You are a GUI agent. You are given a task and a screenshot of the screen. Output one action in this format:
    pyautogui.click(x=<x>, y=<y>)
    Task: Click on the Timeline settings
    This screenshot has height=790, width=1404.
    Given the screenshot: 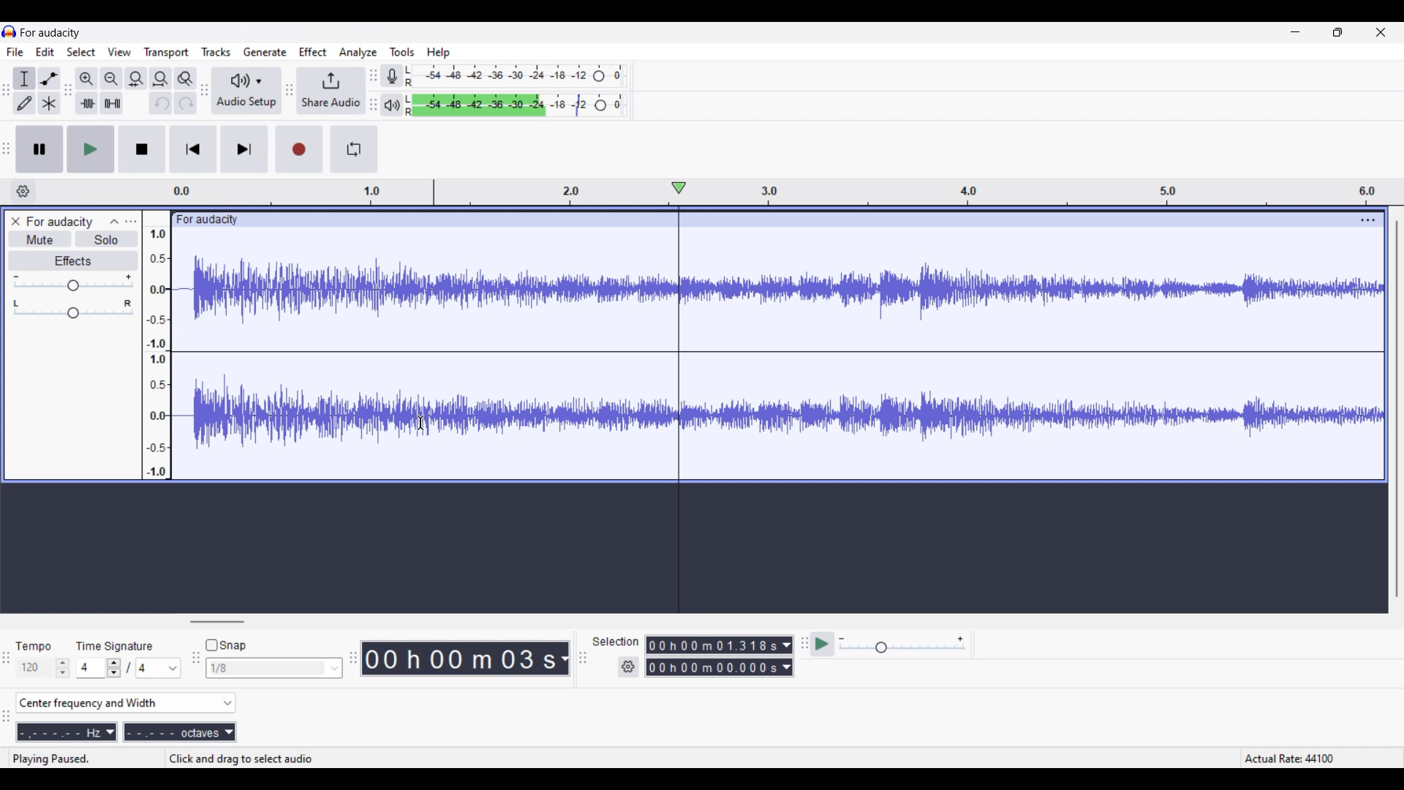 What is the action you would take?
    pyautogui.click(x=23, y=192)
    